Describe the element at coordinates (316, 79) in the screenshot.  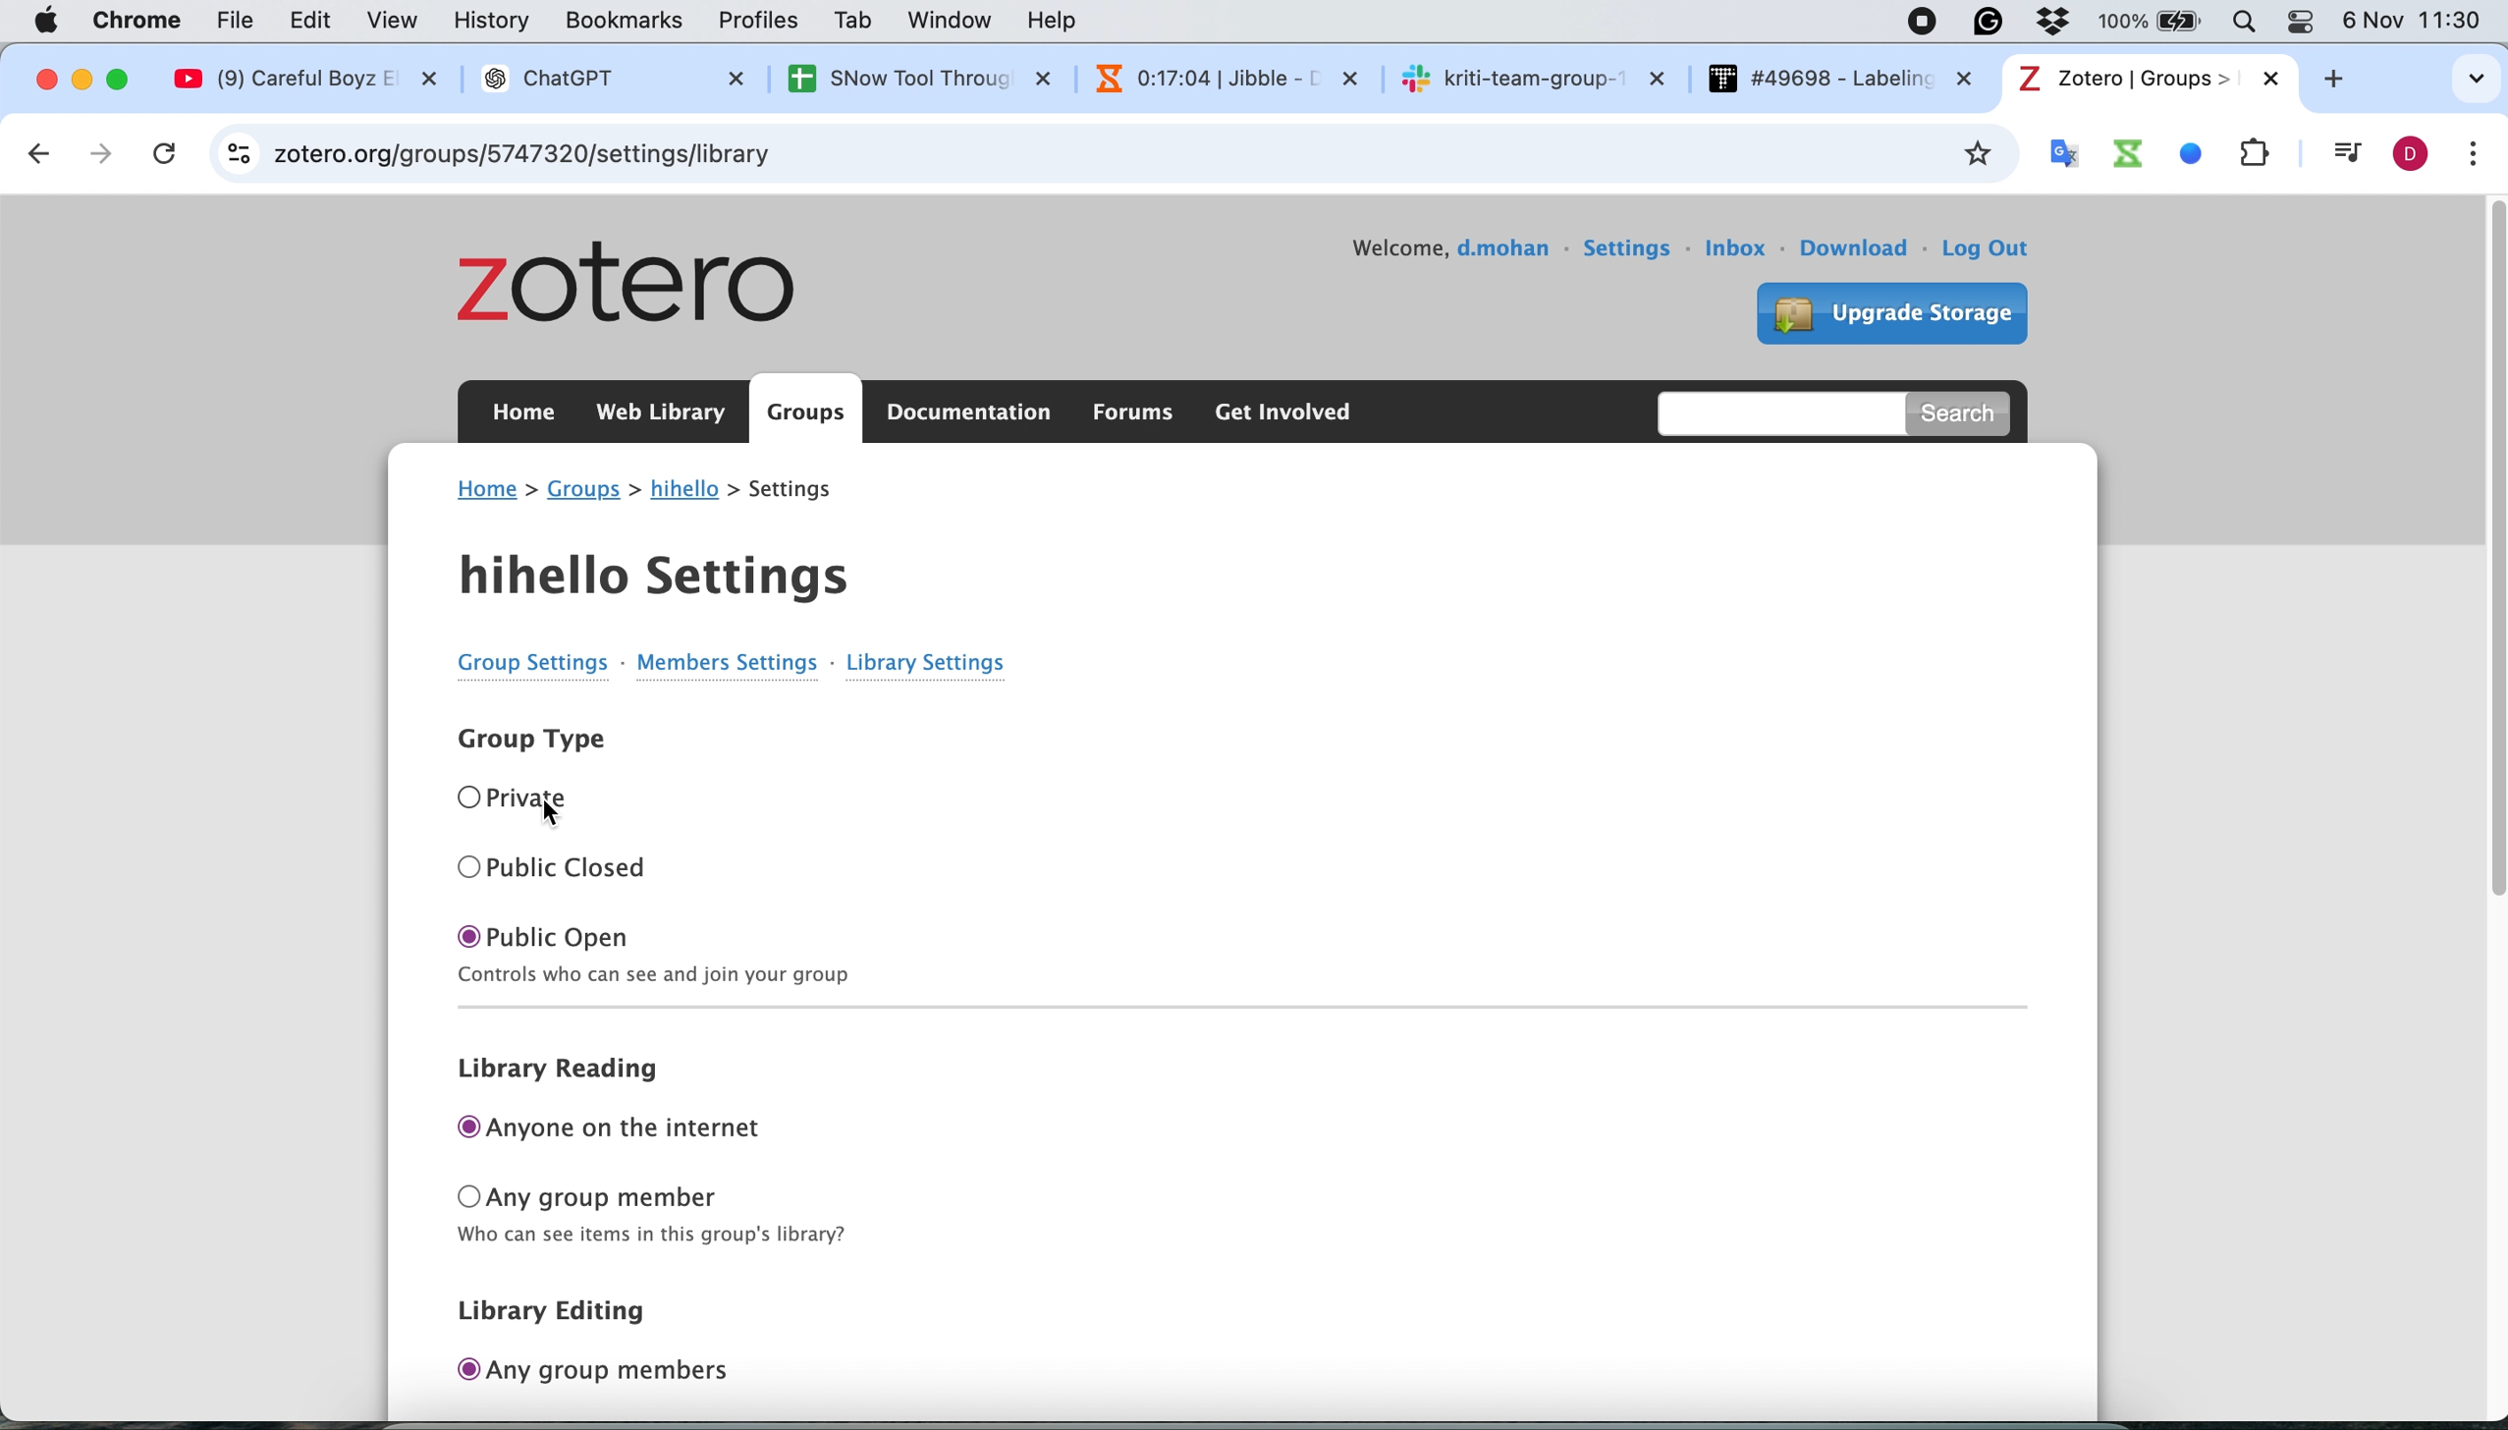
I see `@ (9) Careful Boyz EX` at that location.